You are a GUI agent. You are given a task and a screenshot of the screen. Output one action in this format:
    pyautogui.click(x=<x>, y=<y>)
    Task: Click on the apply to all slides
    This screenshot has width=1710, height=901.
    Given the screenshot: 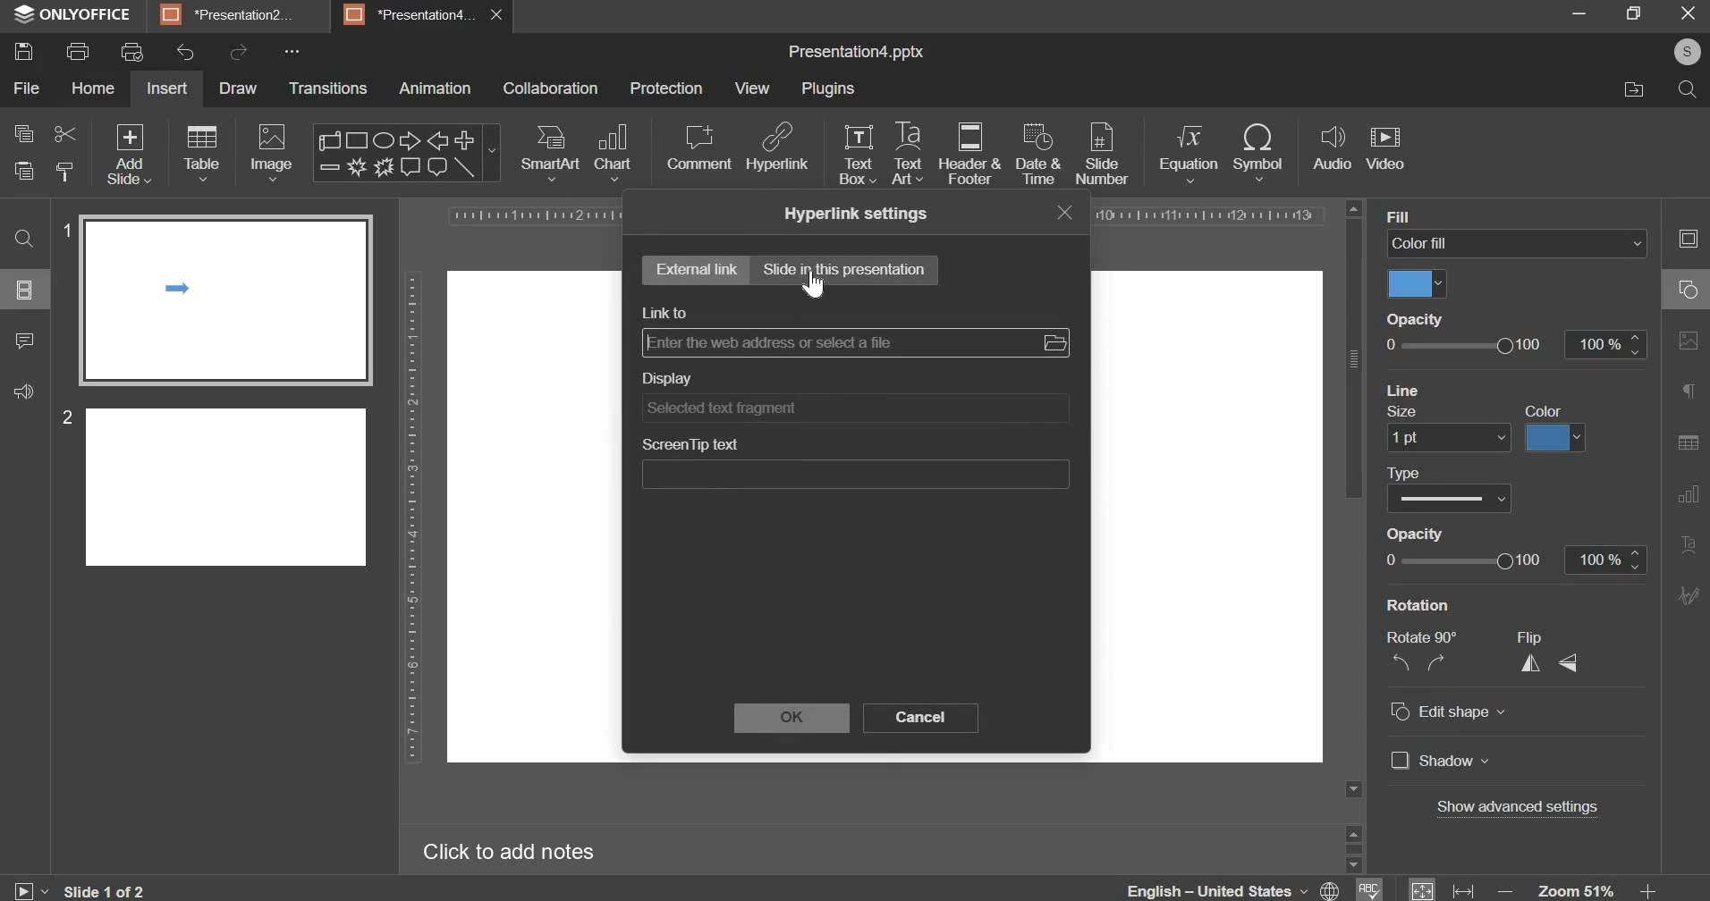 What is the action you would take?
    pyautogui.click(x=1549, y=410)
    